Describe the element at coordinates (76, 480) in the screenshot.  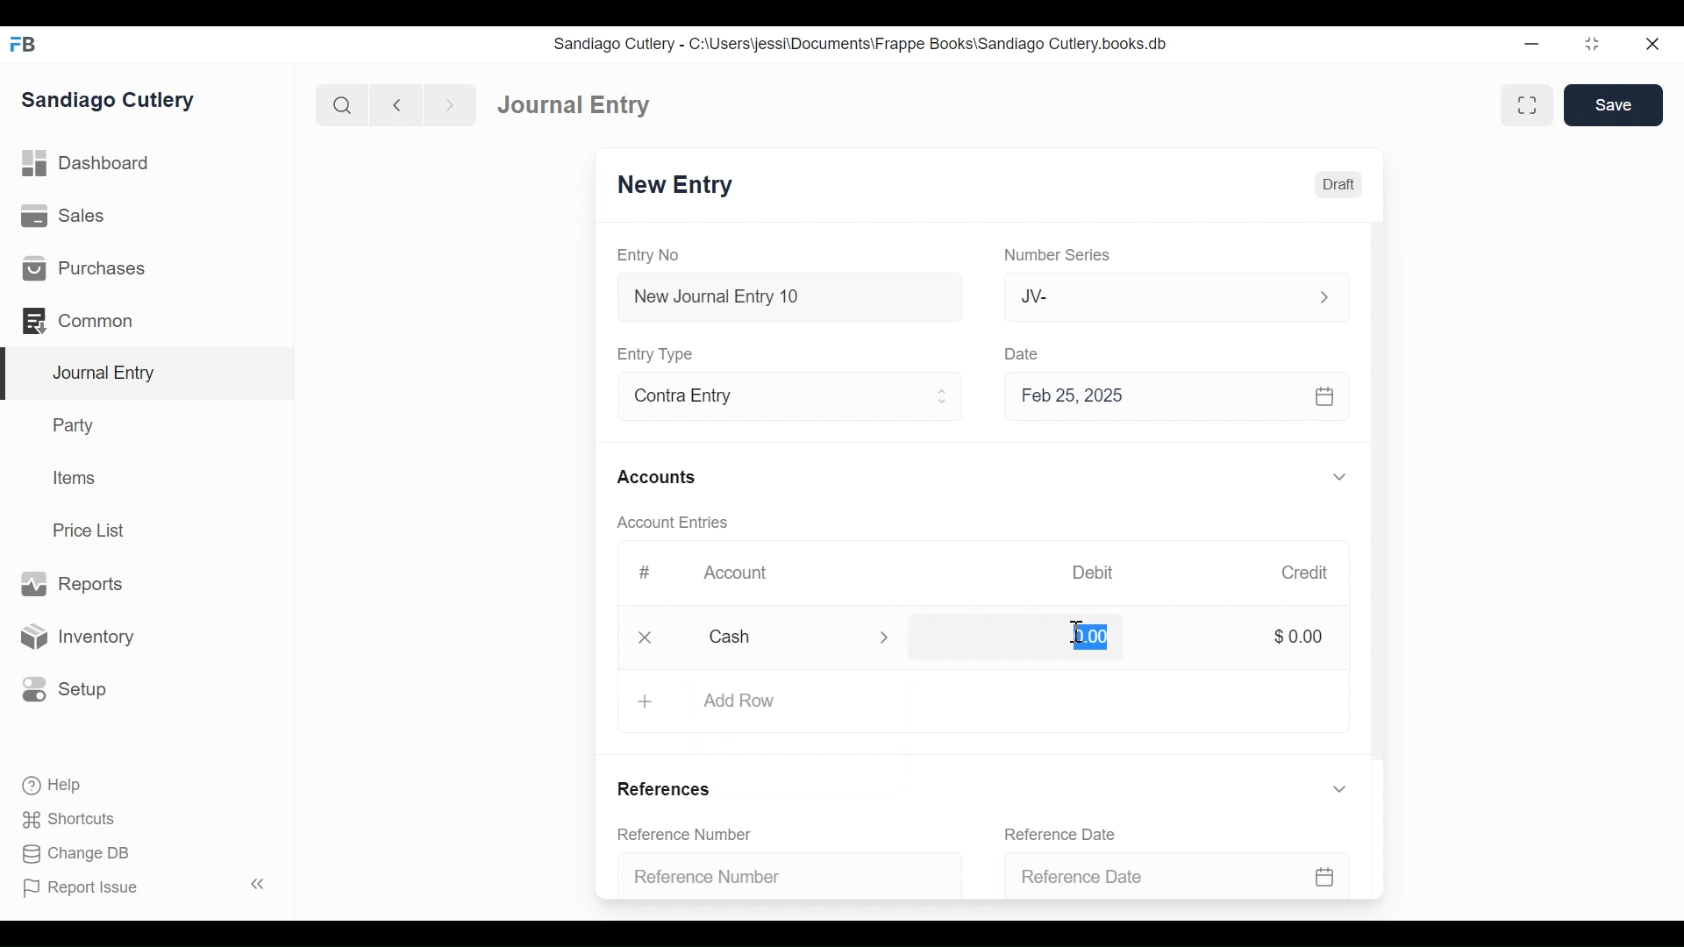
I see `Items` at that location.